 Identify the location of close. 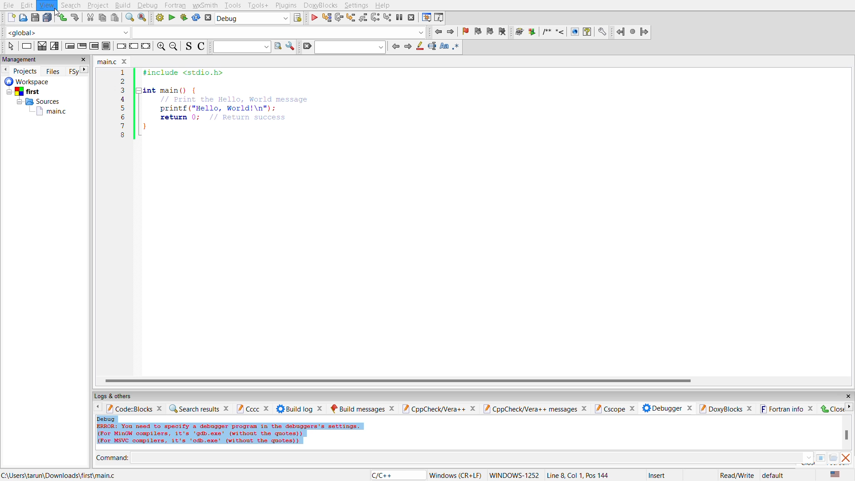
(831, 408).